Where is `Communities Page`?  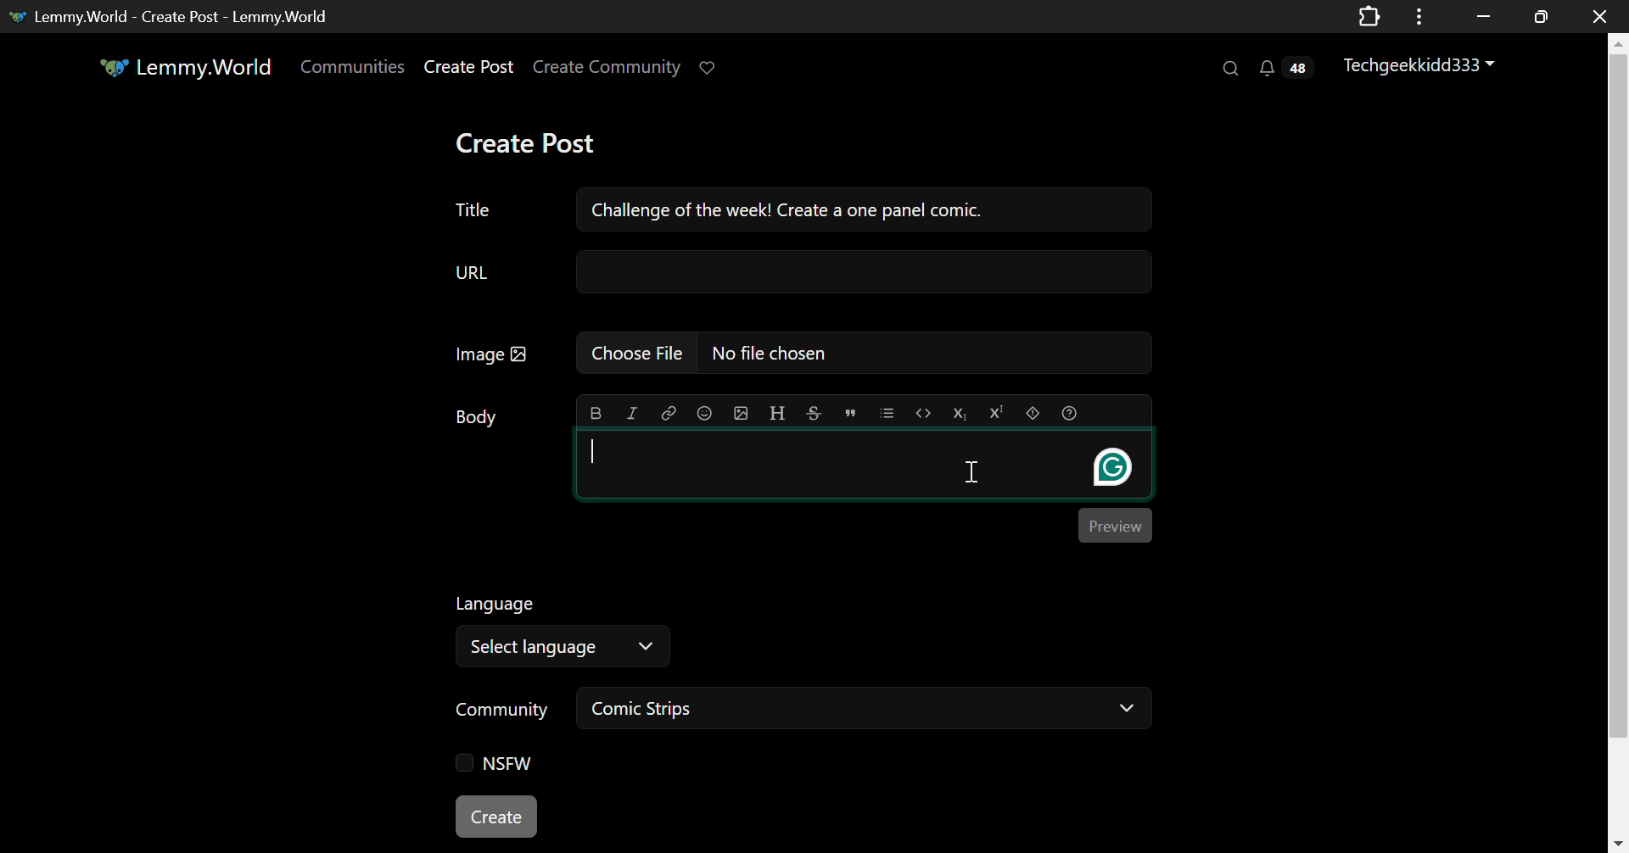 Communities Page is located at coordinates (351, 68).